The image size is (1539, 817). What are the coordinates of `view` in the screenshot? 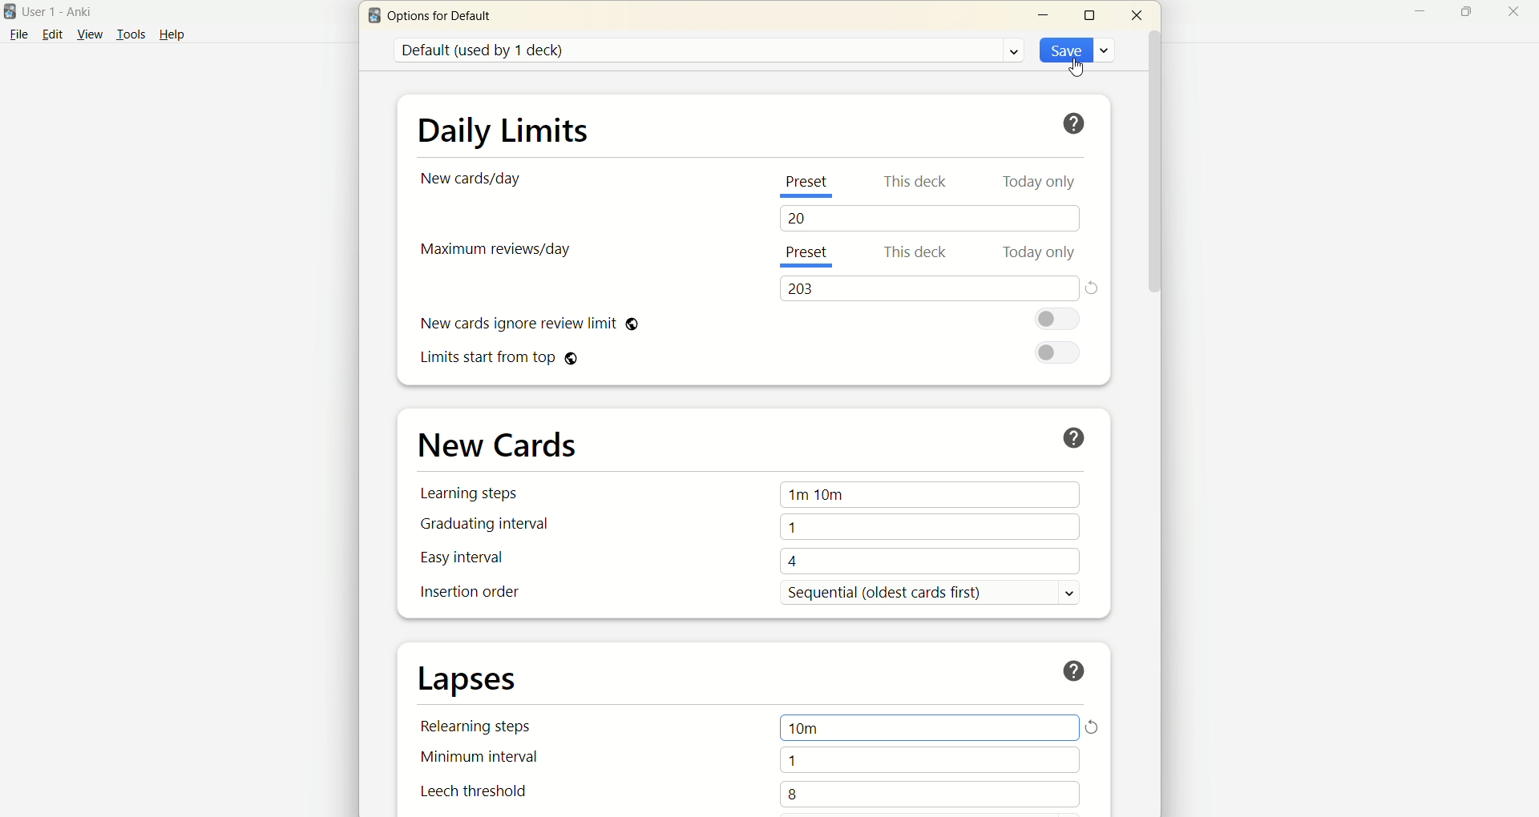 It's located at (87, 34).